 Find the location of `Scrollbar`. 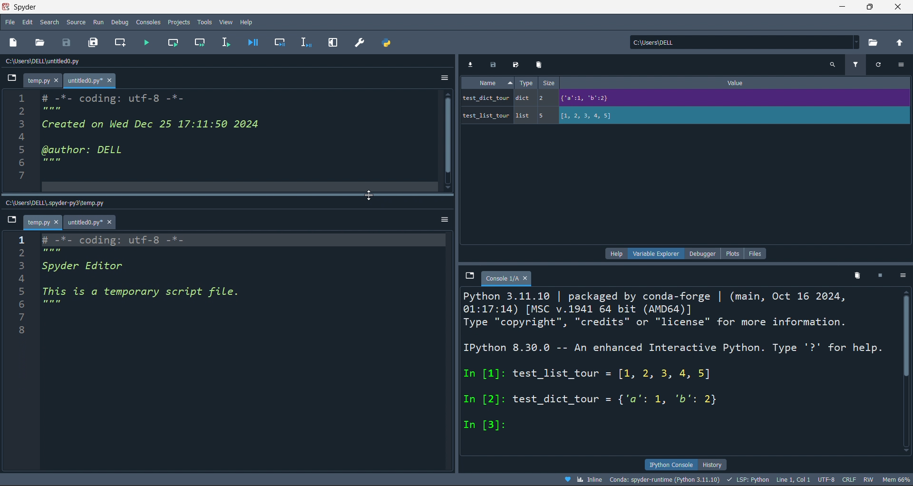

Scrollbar is located at coordinates (907, 367).